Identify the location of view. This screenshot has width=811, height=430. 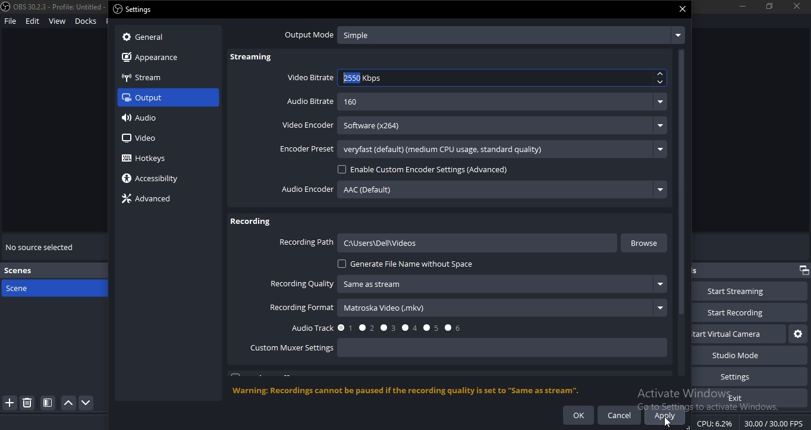
(56, 21).